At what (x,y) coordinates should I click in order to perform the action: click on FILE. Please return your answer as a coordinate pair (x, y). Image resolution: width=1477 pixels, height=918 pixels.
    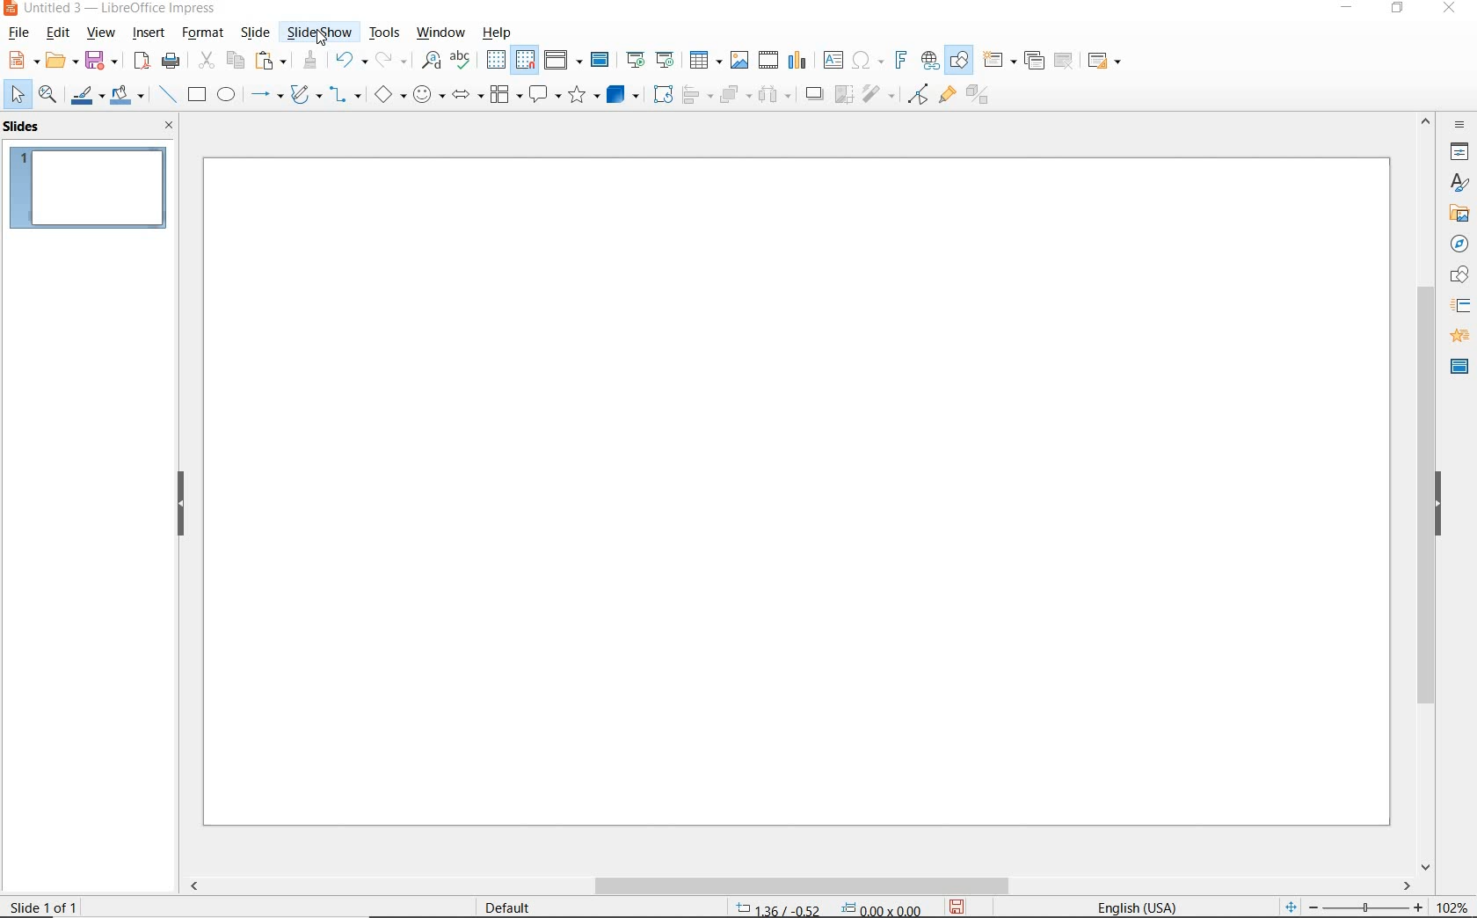
    Looking at the image, I should click on (16, 33).